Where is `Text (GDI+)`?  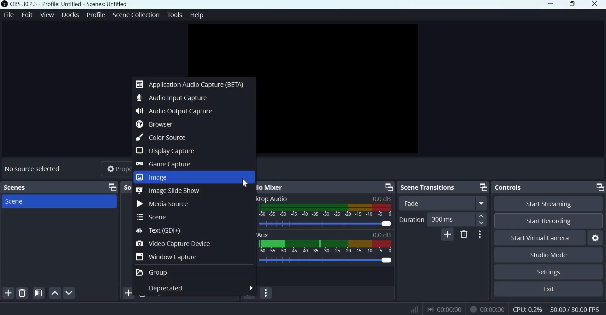
Text (GDI+) is located at coordinates (160, 229).